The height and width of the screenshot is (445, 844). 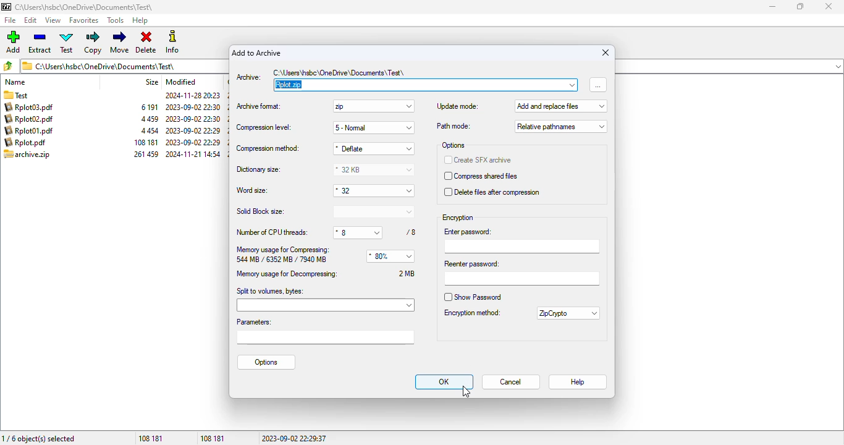 What do you see at coordinates (478, 160) in the screenshot?
I see `create SFX archive` at bounding box center [478, 160].